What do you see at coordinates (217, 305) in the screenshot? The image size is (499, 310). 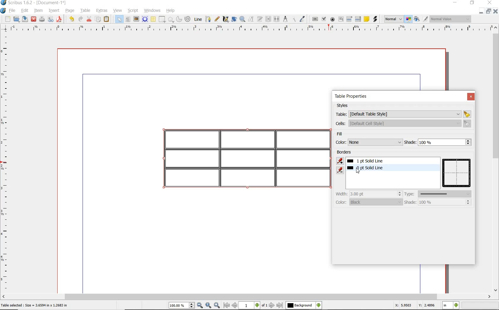 I see `zoom in` at bounding box center [217, 305].